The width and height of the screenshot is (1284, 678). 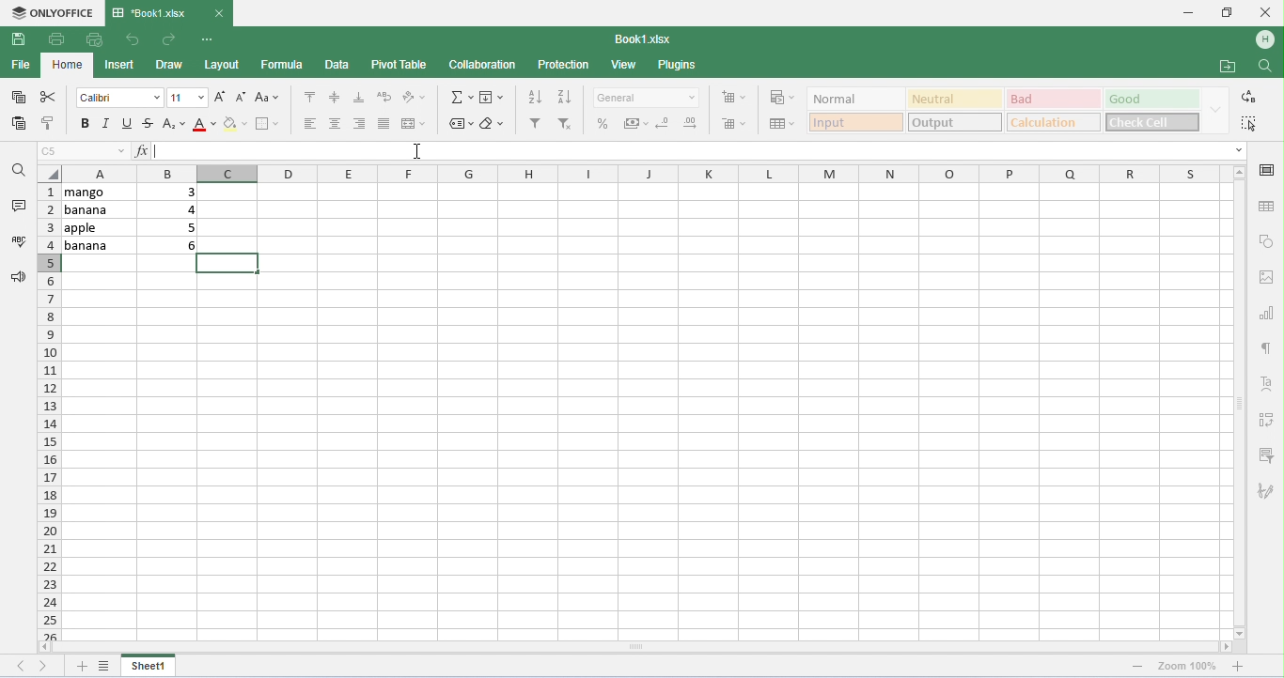 What do you see at coordinates (1251, 124) in the screenshot?
I see `select all` at bounding box center [1251, 124].